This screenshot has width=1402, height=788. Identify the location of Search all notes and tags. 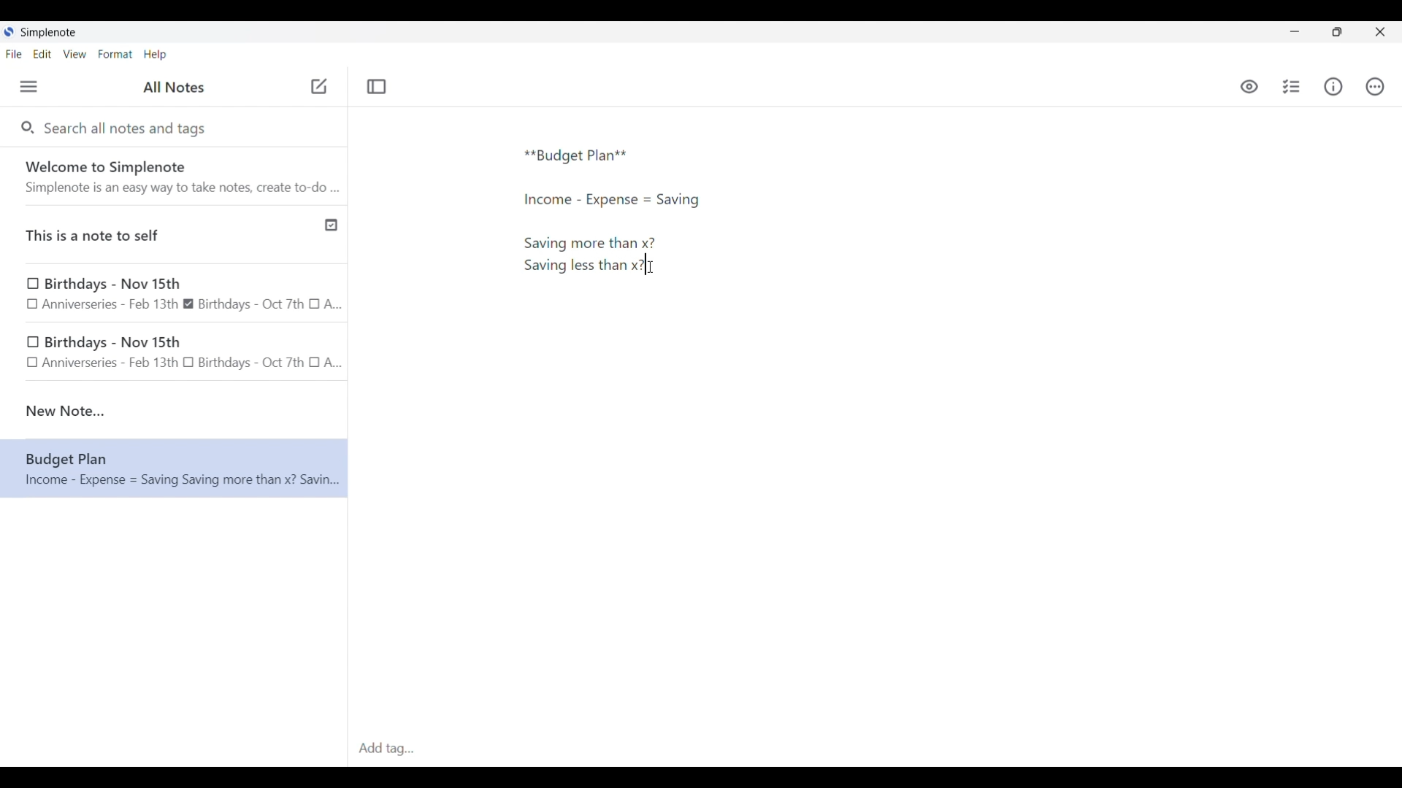
(129, 127).